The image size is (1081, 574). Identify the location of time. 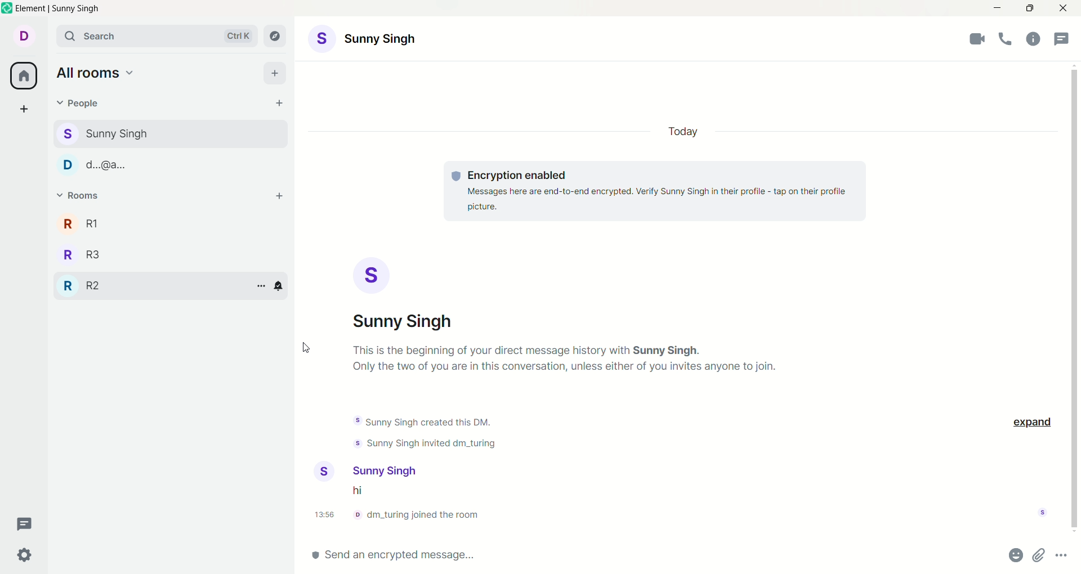
(327, 515).